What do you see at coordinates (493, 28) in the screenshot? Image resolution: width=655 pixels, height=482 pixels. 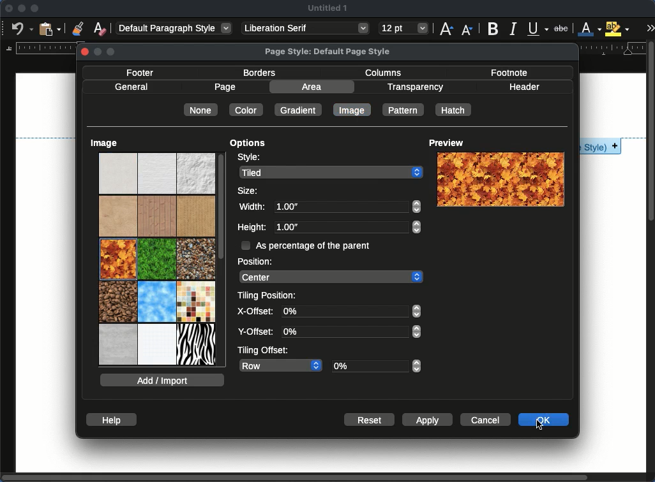 I see `bold` at bounding box center [493, 28].